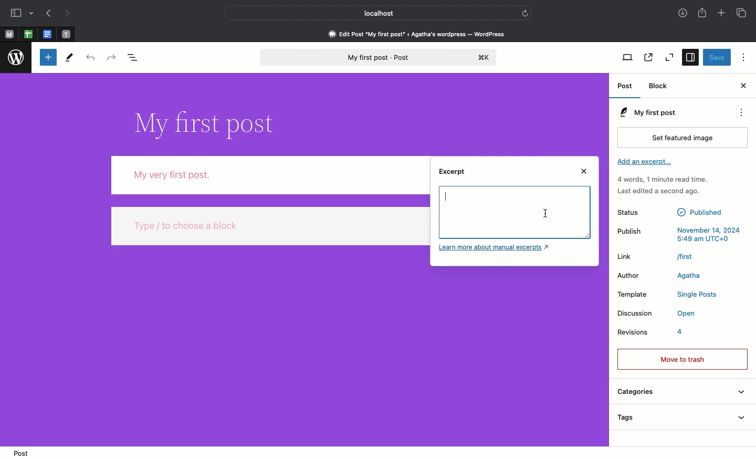 The width and height of the screenshot is (756, 459). What do you see at coordinates (20, 452) in the screenshot?
I see `Post` at bounding box center [20, 452].